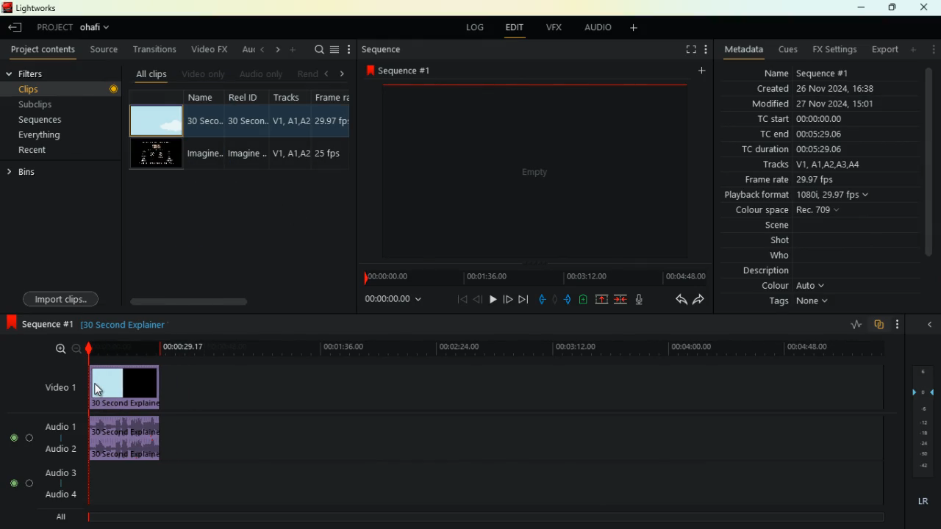  I want to click on rend, so click(309, 74).